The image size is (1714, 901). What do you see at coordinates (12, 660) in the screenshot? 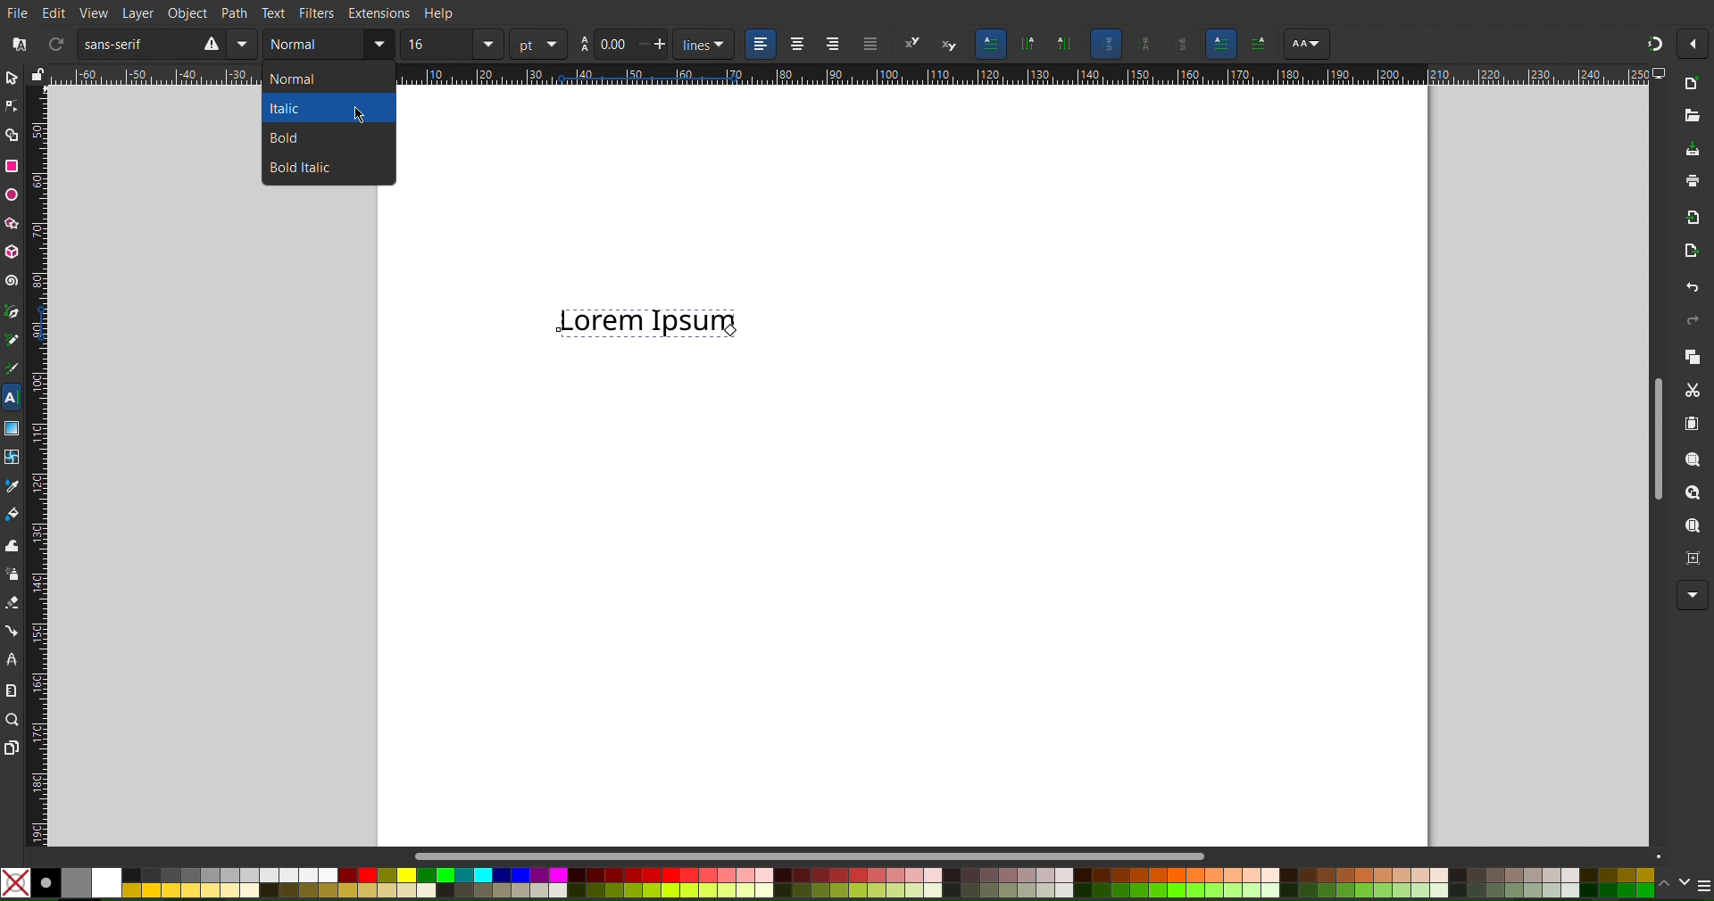
I see `LPE Tool` at bounding box center [12, 660].